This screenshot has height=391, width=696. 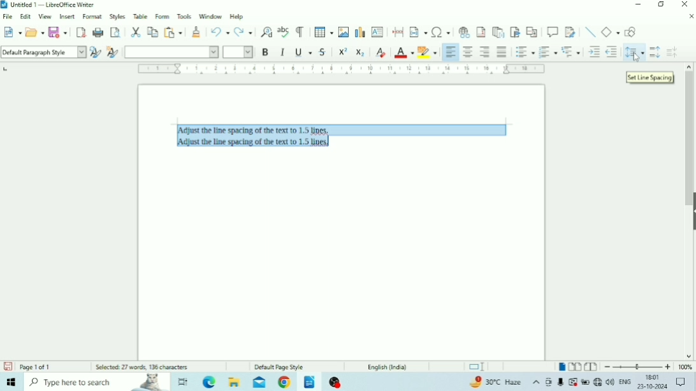 I want to click on Insert Hyperlink, so click(x=464, y=31).